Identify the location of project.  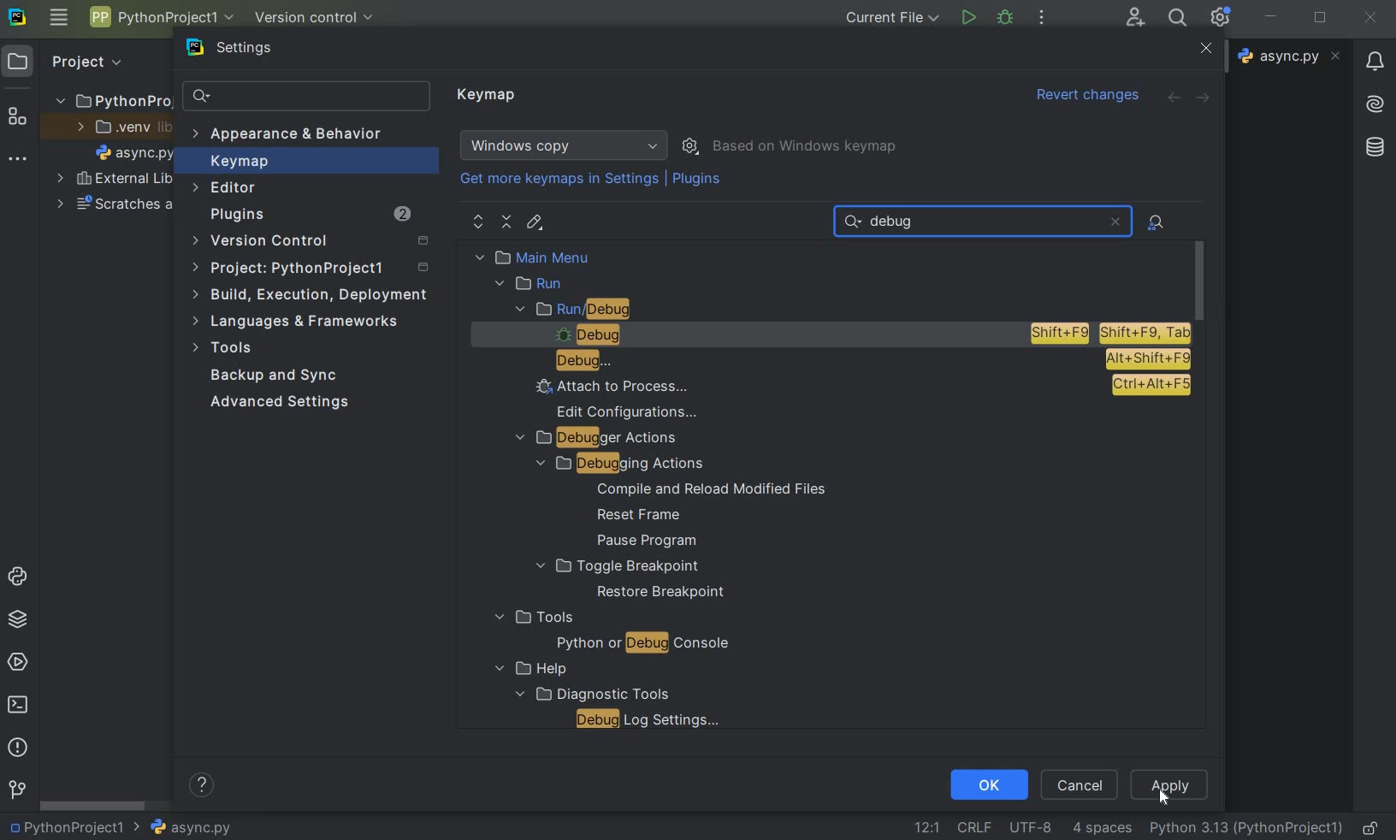
(313, 270).